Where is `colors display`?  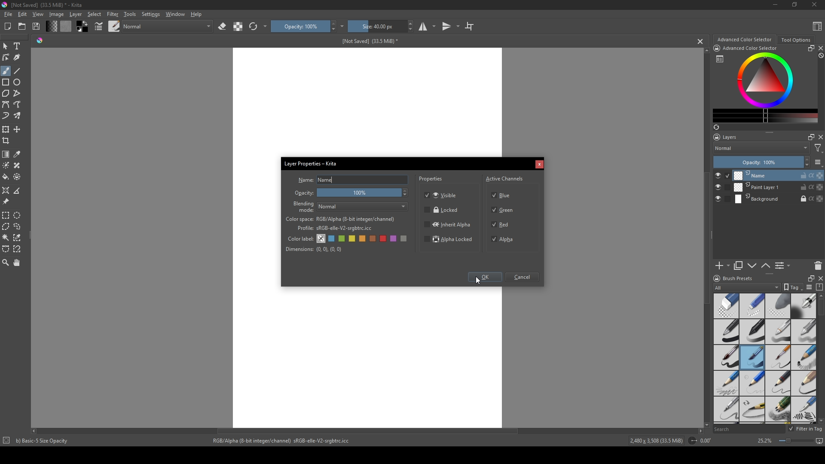 colors display is located at coordinates (766, 80).